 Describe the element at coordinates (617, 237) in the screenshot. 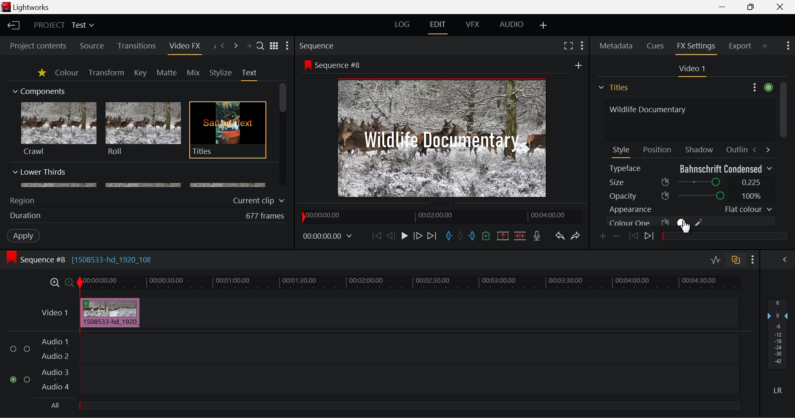

I see `Remove keyframe` at that location.